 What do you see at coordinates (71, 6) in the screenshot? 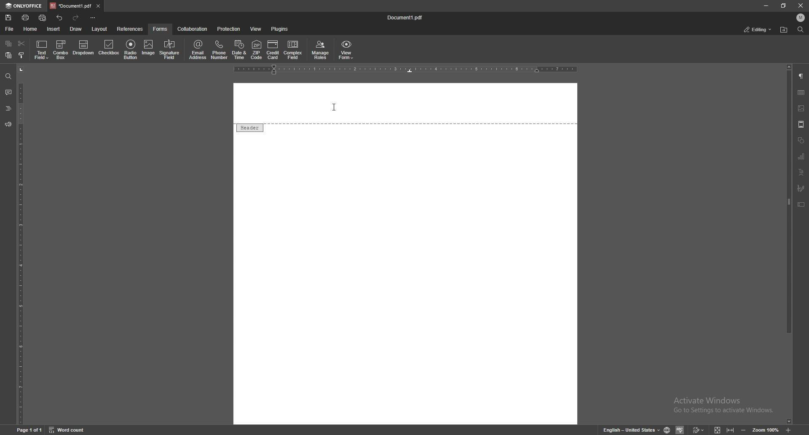
I see `tab` at bounding box center [71, 6].